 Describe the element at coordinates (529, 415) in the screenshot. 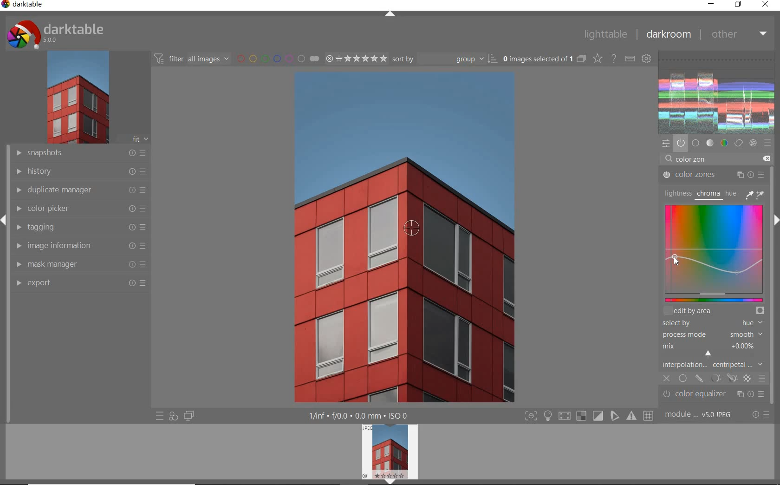

I see `focus` at that location.